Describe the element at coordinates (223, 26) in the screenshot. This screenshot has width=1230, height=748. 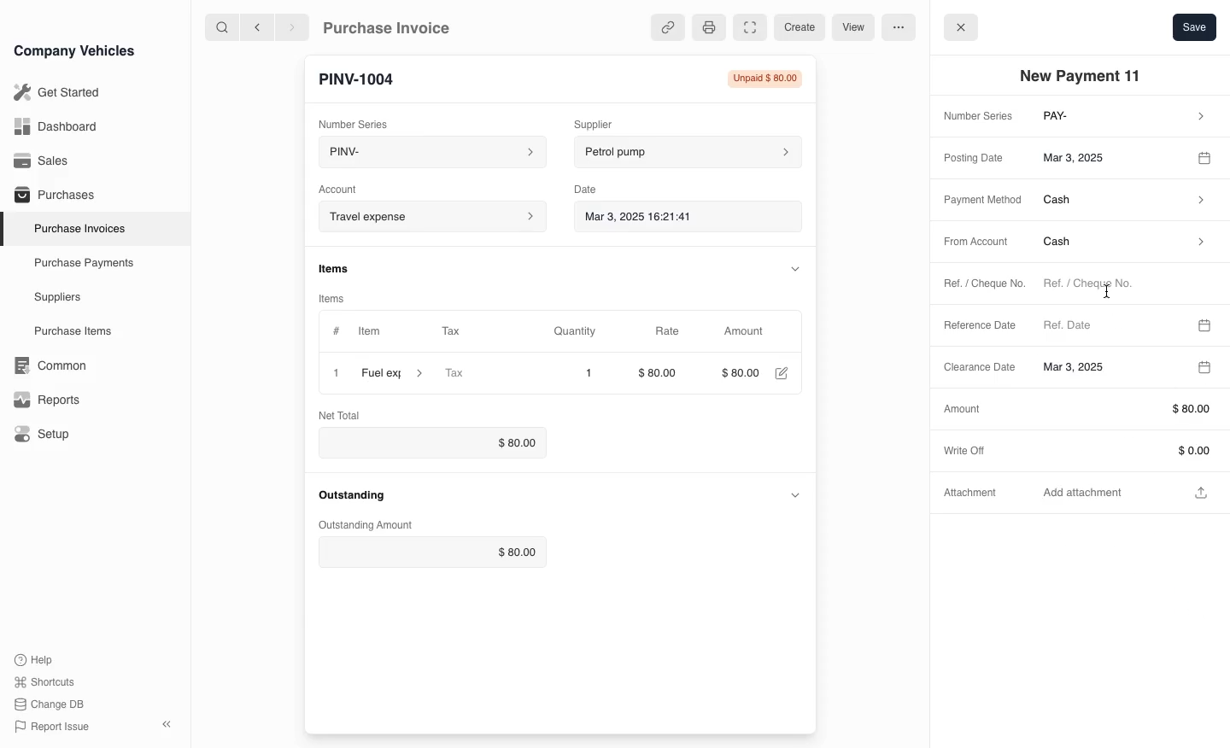
I see `search` at that location.